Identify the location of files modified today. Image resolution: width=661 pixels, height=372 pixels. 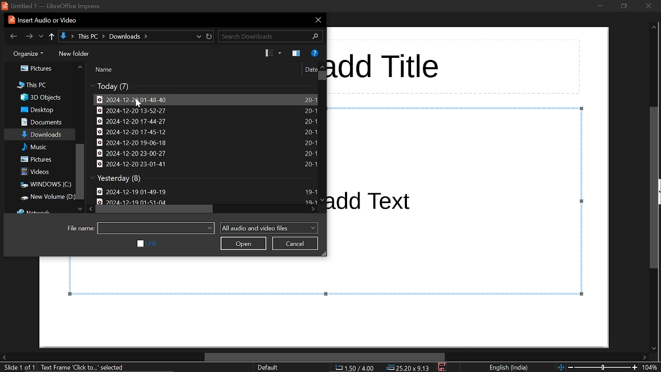
(113, 86).